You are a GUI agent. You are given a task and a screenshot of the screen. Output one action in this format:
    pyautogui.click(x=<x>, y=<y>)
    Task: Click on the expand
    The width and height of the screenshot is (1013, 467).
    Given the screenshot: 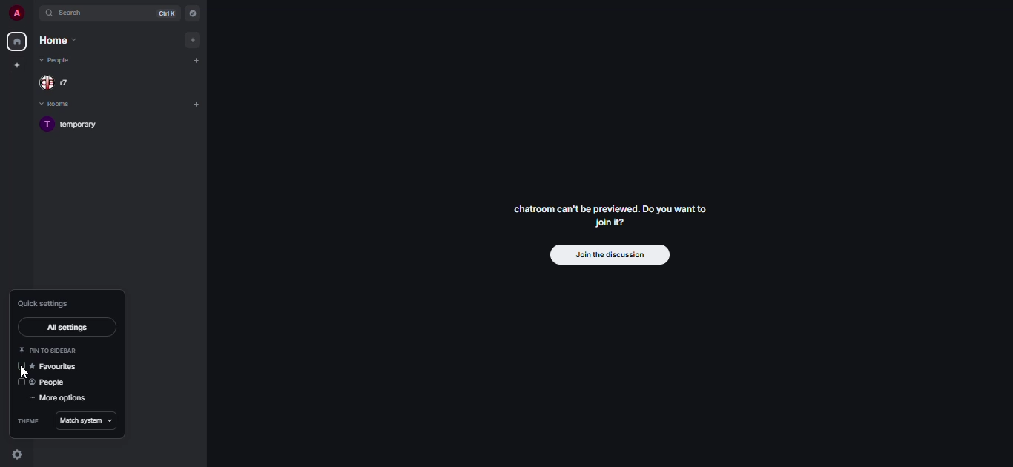 What is the action you would take?
    pyautogui.click(x=31, y=13)
    